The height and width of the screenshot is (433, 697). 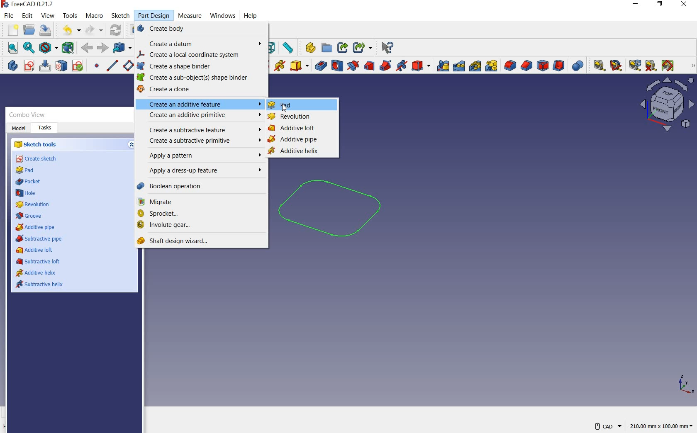 I want to click on tools, so click(x=71, y=17).